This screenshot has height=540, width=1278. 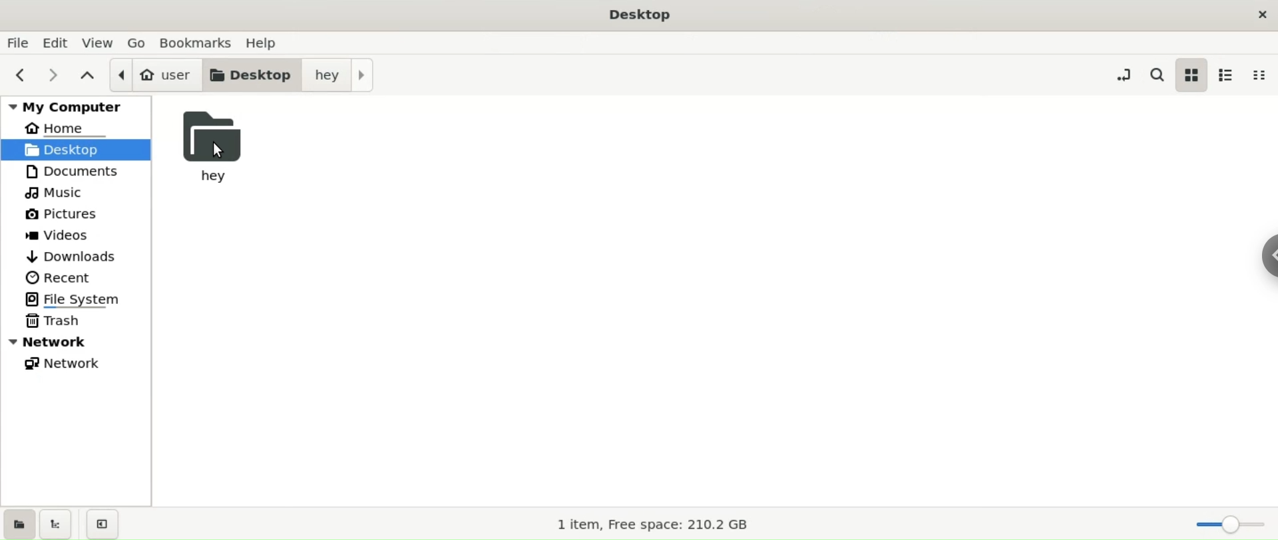 I want to click on toggle location entry, so click(x=1121, y=74).